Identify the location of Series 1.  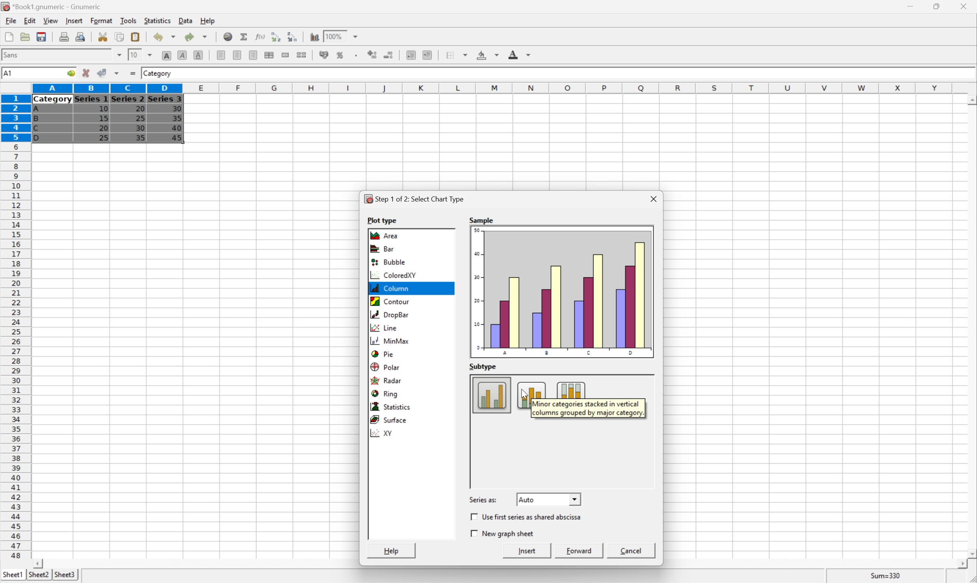
(92, 99).